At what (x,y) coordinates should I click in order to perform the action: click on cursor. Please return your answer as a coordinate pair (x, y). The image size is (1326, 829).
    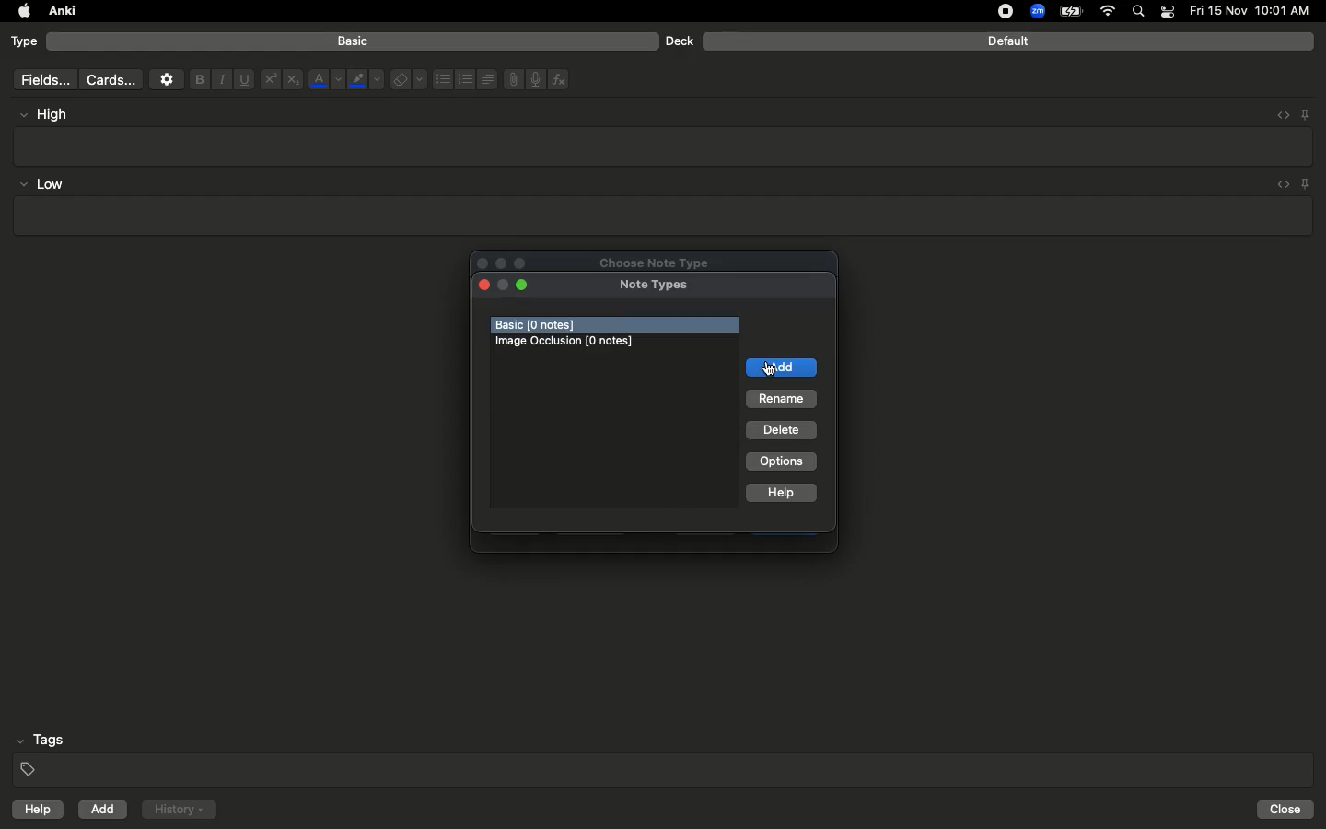
    Looking at the image, I should click on (768, 369).